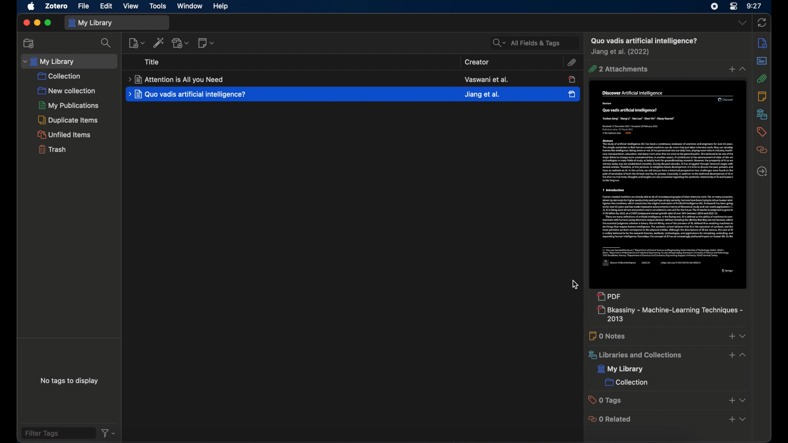 The width and height of the screenshot is (788, 443). Describe the element at coordinates (730, 68) in the screenshot. I see `add` at that location.